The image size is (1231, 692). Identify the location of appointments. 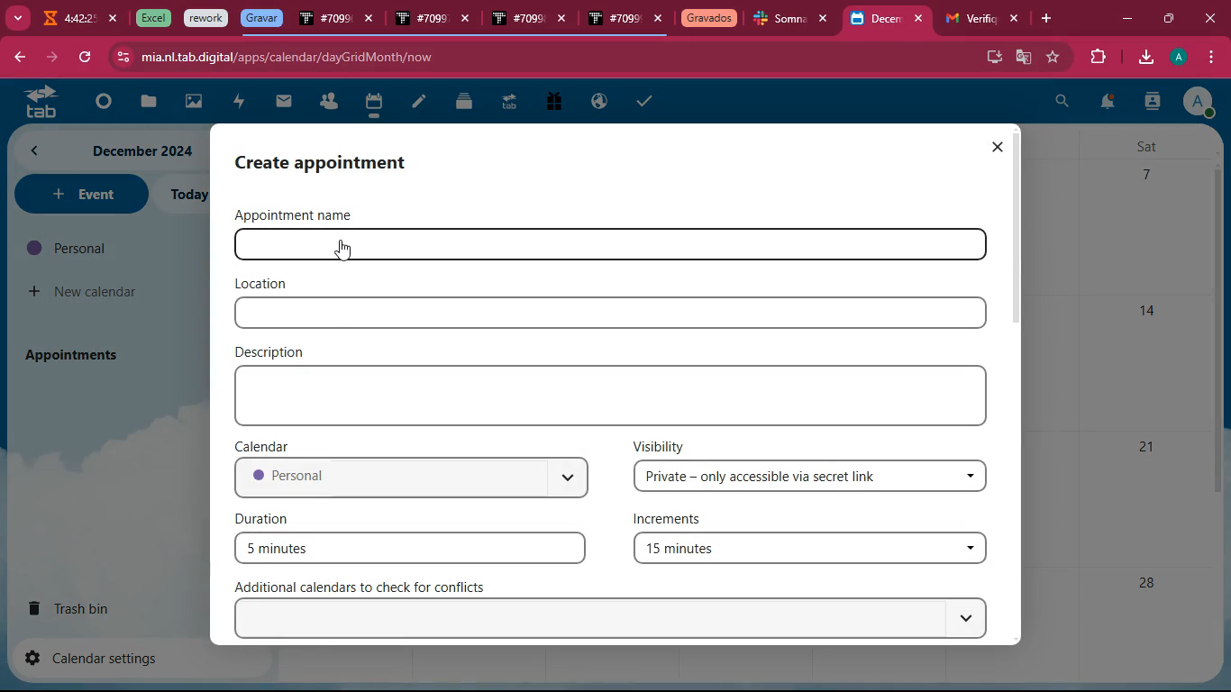
(78, 354).